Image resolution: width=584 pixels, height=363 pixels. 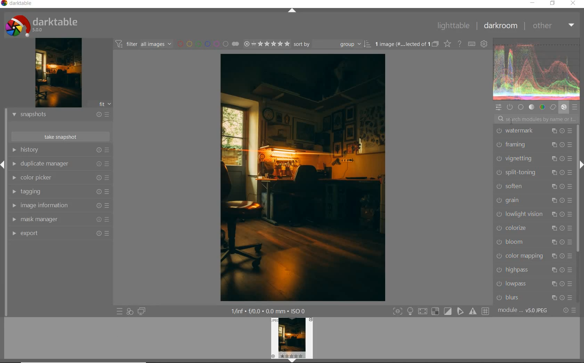 I want to click on framing, so click(x=534, y=145).